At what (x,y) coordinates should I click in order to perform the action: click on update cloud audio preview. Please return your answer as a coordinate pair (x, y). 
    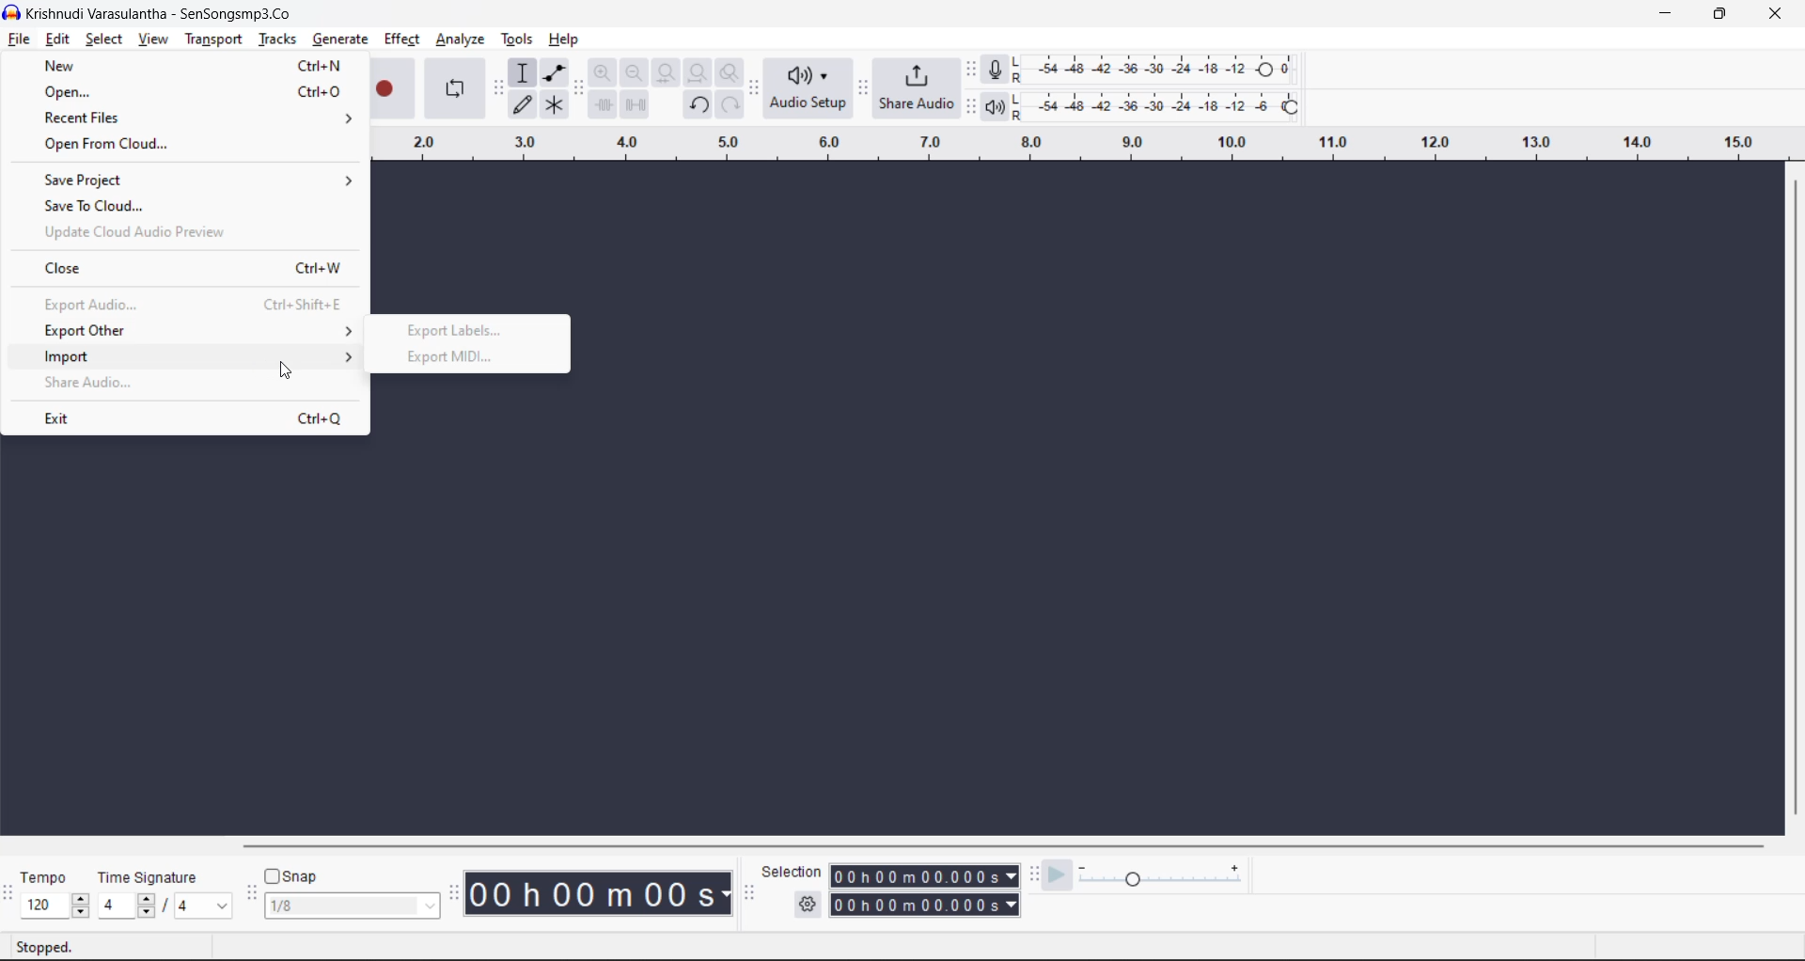
    Looking at the image, I should click on (125, 232).